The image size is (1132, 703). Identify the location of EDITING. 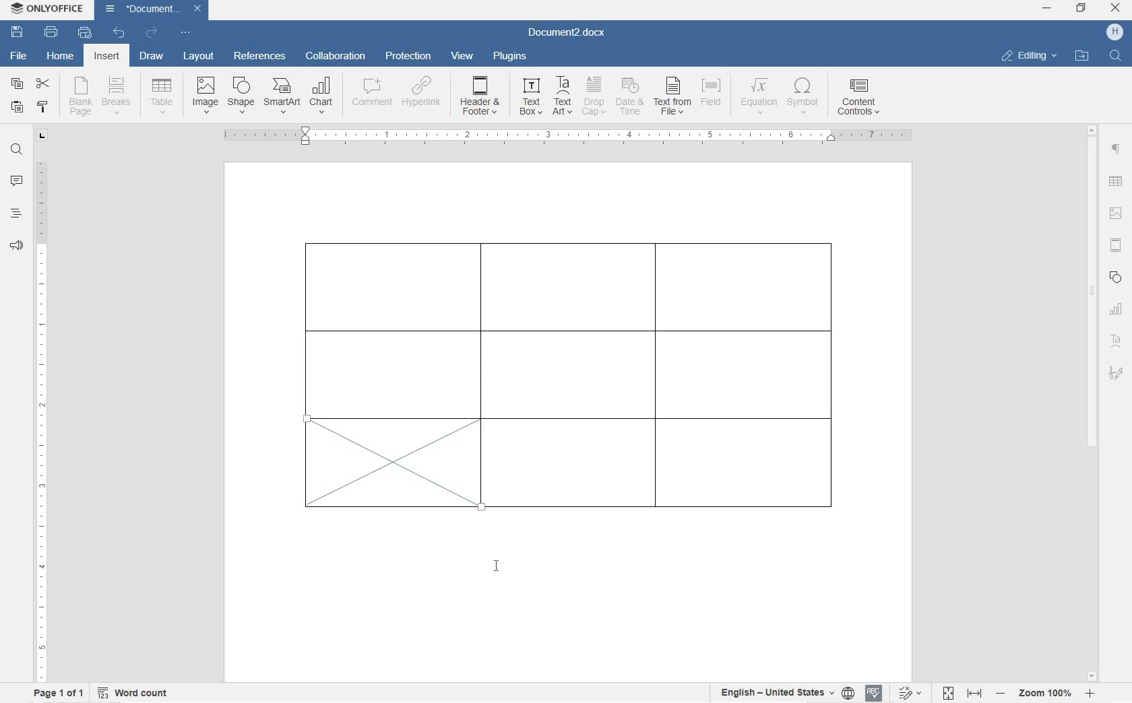
(1030, 55).